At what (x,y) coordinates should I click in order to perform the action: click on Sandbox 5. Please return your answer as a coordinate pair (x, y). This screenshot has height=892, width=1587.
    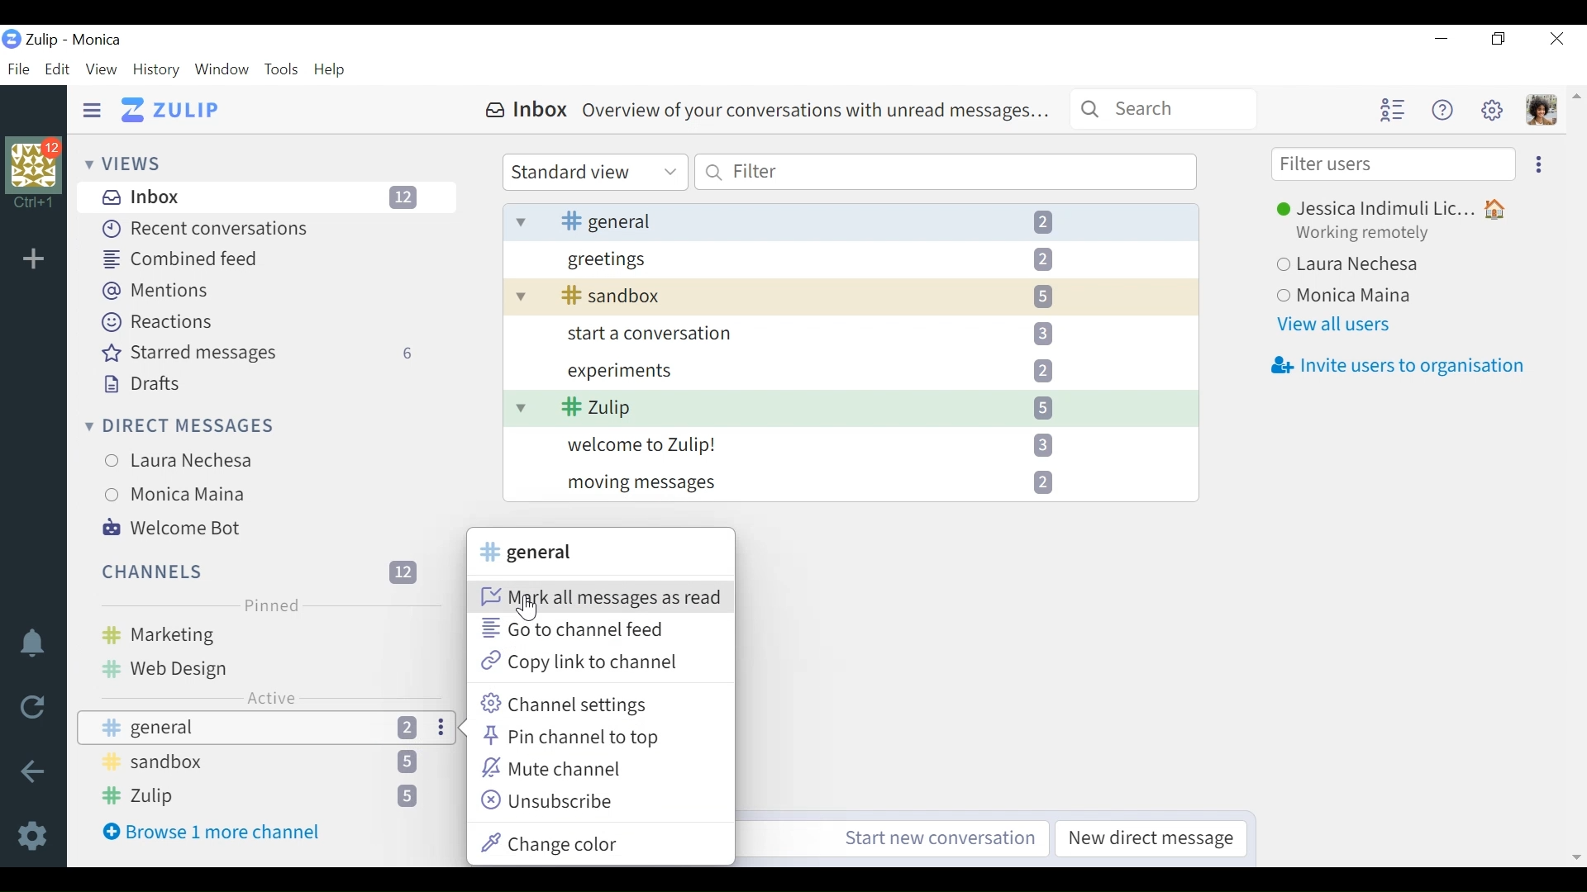
    Looking at the image, I should click on (264, 764).